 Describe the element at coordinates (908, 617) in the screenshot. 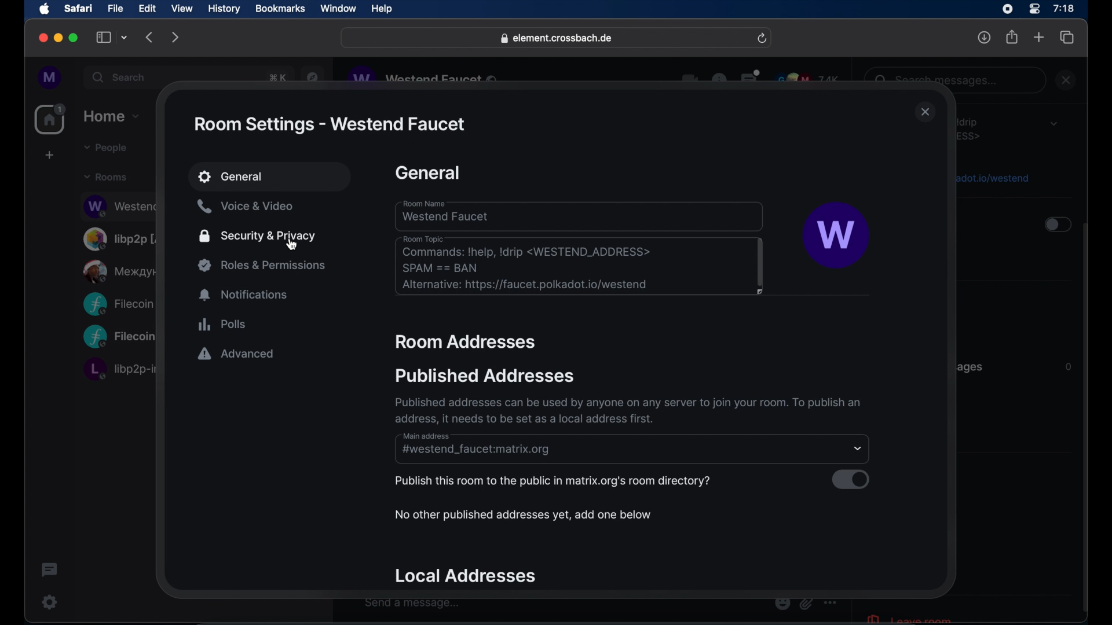

I see `leave room` at that location.